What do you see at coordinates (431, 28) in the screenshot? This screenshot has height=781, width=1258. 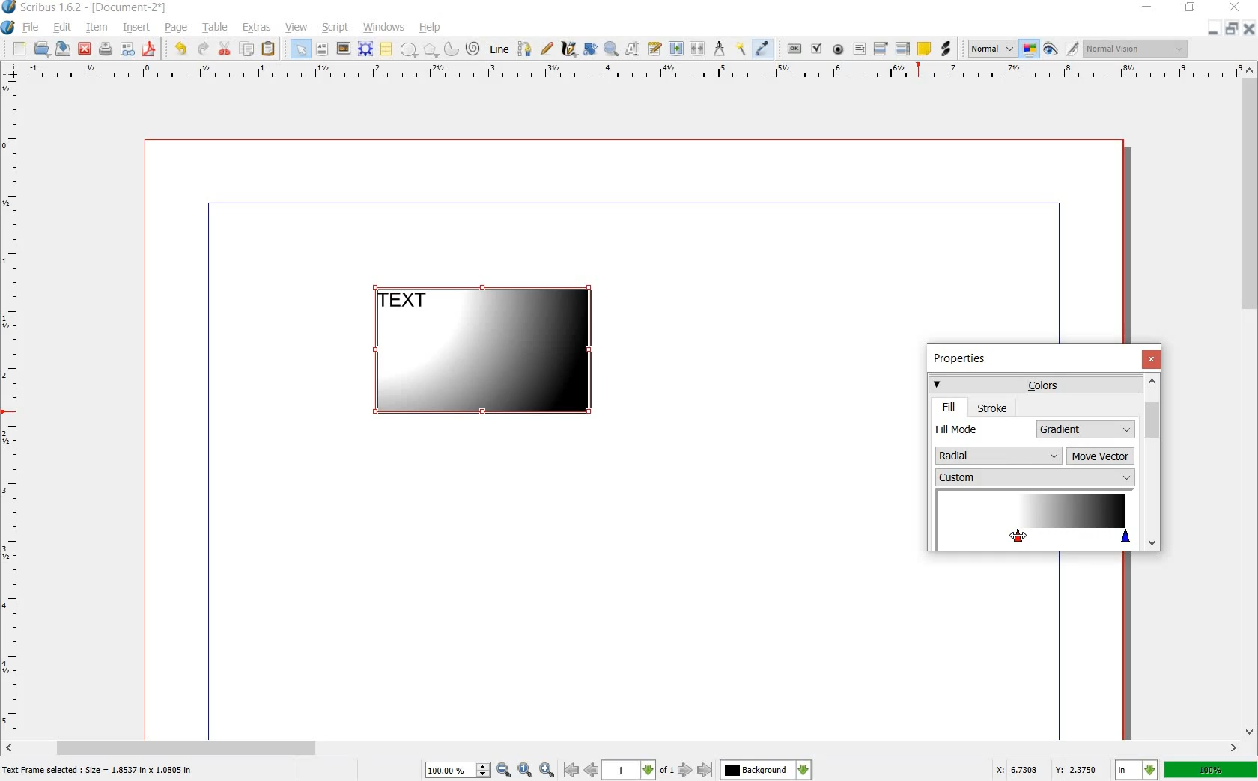 I see `help` at bounding box center [431, 28].